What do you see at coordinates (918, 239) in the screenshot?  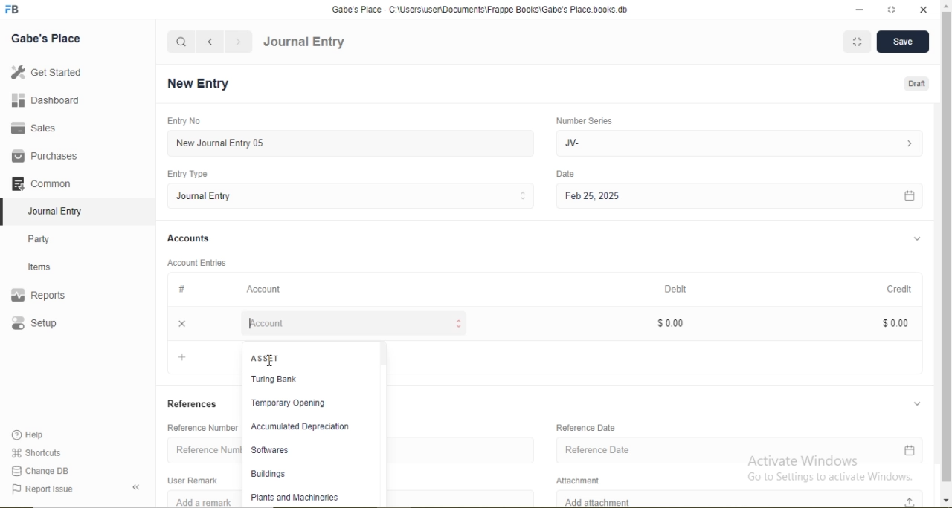 I see `collapse/expand` at bounding box center [918, 239].